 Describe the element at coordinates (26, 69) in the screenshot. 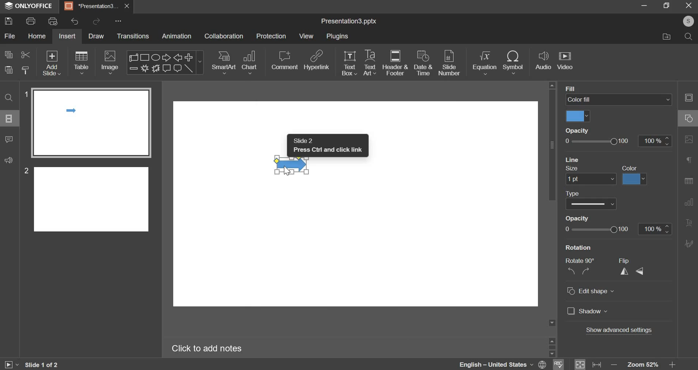

I see `paste` at that location.